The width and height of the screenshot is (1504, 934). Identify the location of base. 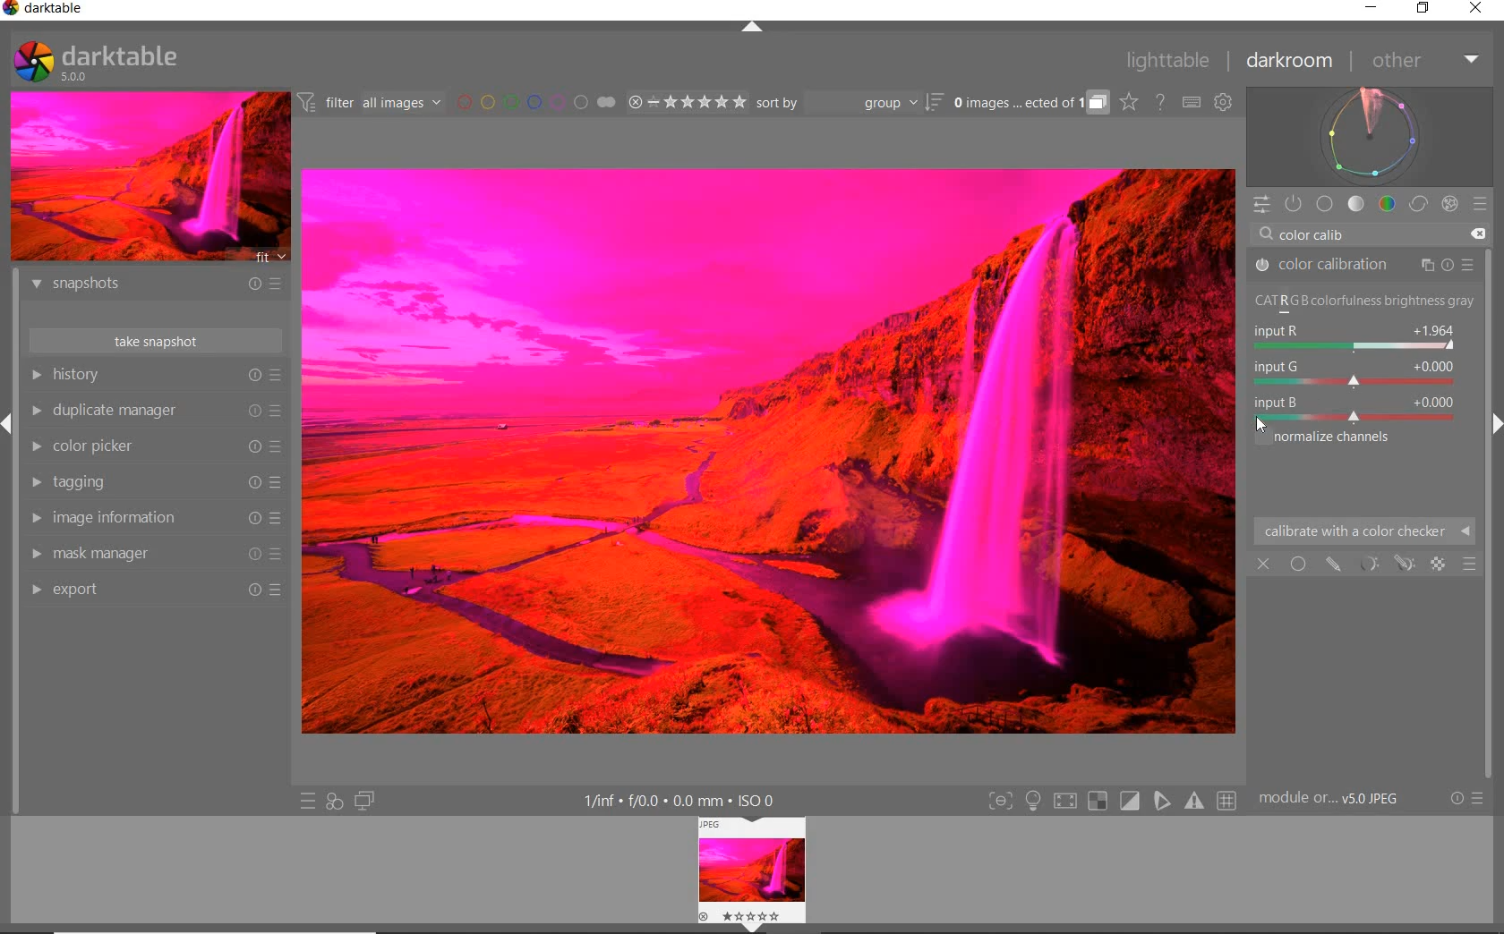
(1326, 203).